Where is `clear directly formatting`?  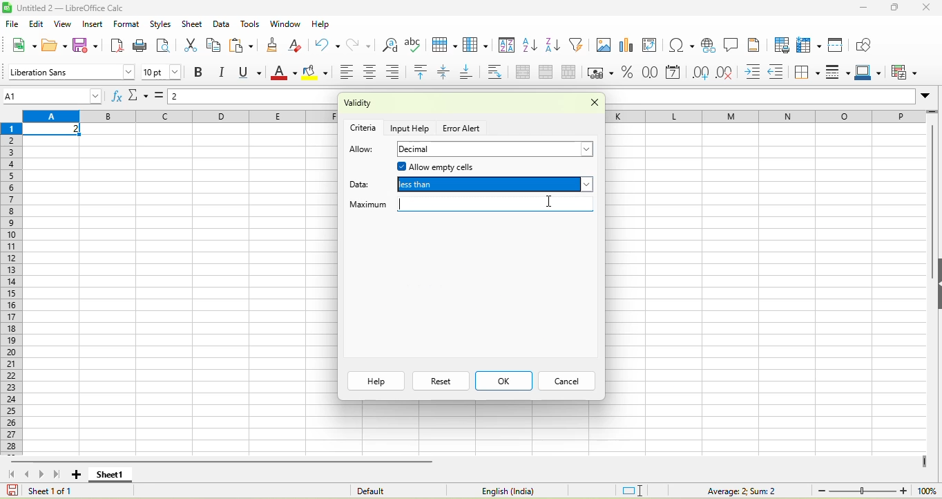
clear directly formatting is located at coordinates (298, 46).